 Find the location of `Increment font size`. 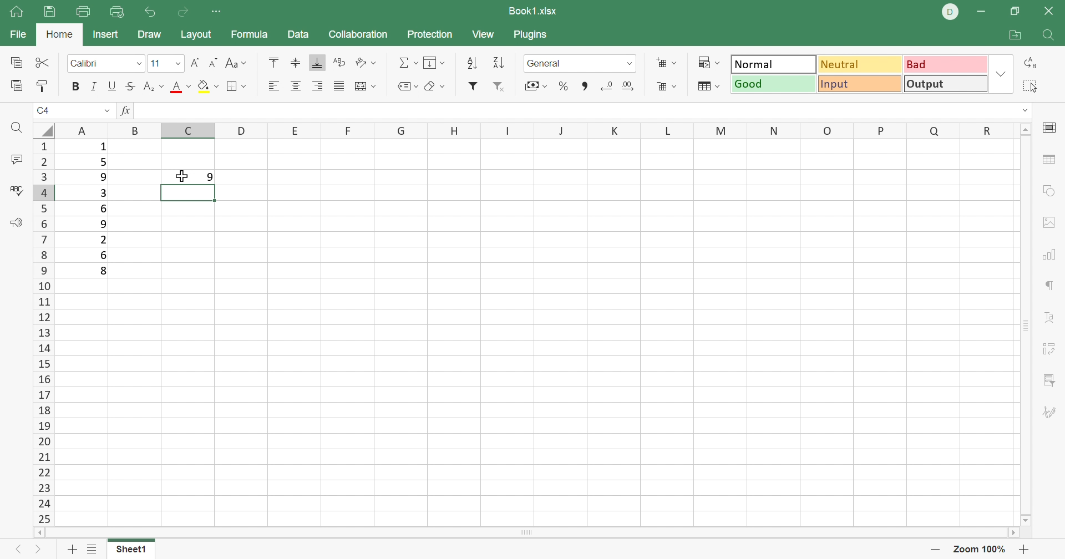

Increment font size is located at coordinates (194, 64).